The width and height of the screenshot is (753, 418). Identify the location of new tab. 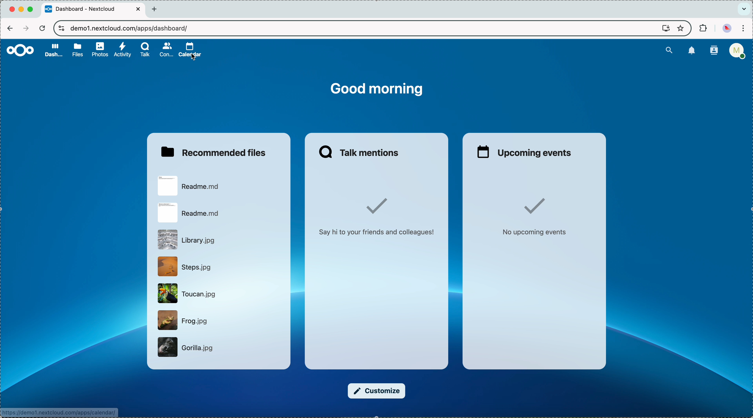
(156, 9).